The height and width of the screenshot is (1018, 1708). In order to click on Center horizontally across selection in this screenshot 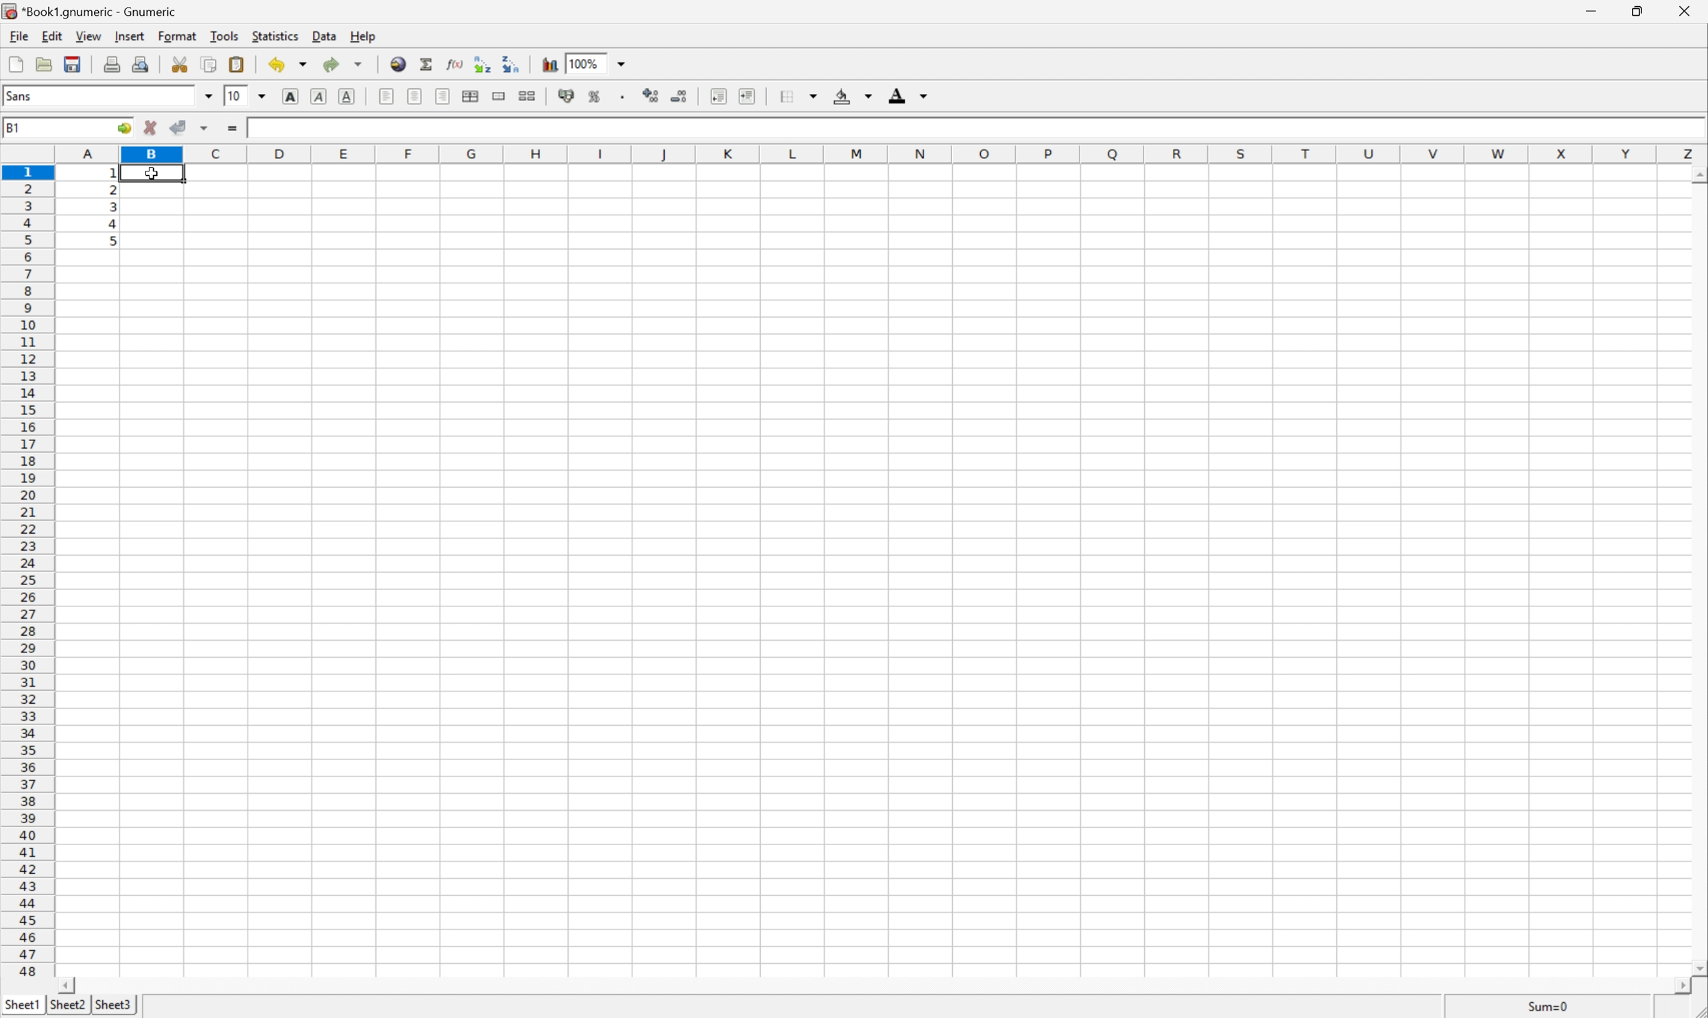, I will do `click(473, 96)`.